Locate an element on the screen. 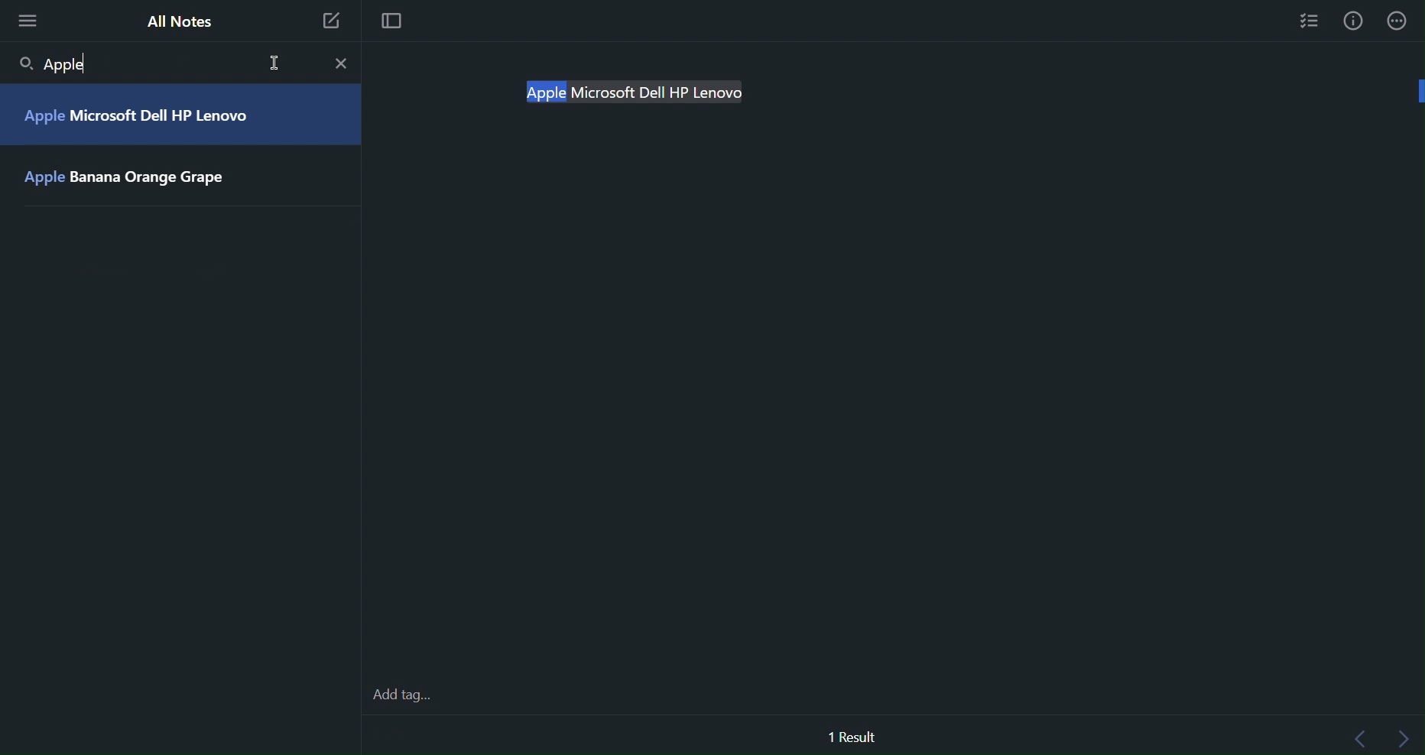  vertical scroll bar is located at coordinates (1415, 92).